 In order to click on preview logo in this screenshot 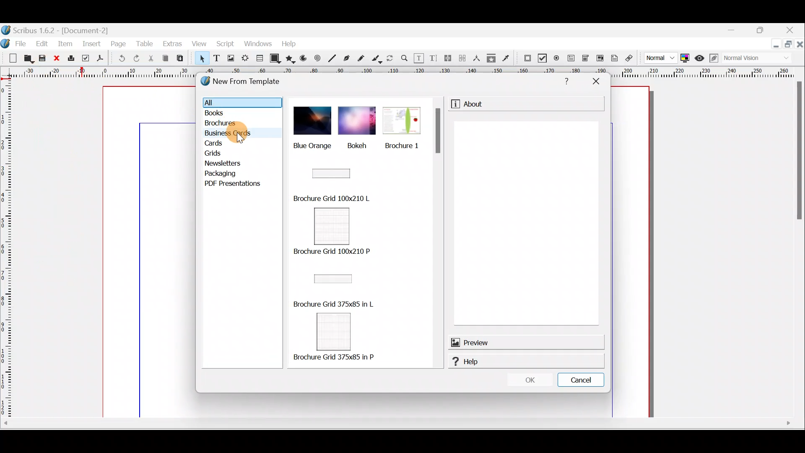, I will do `click(454, 342)`.